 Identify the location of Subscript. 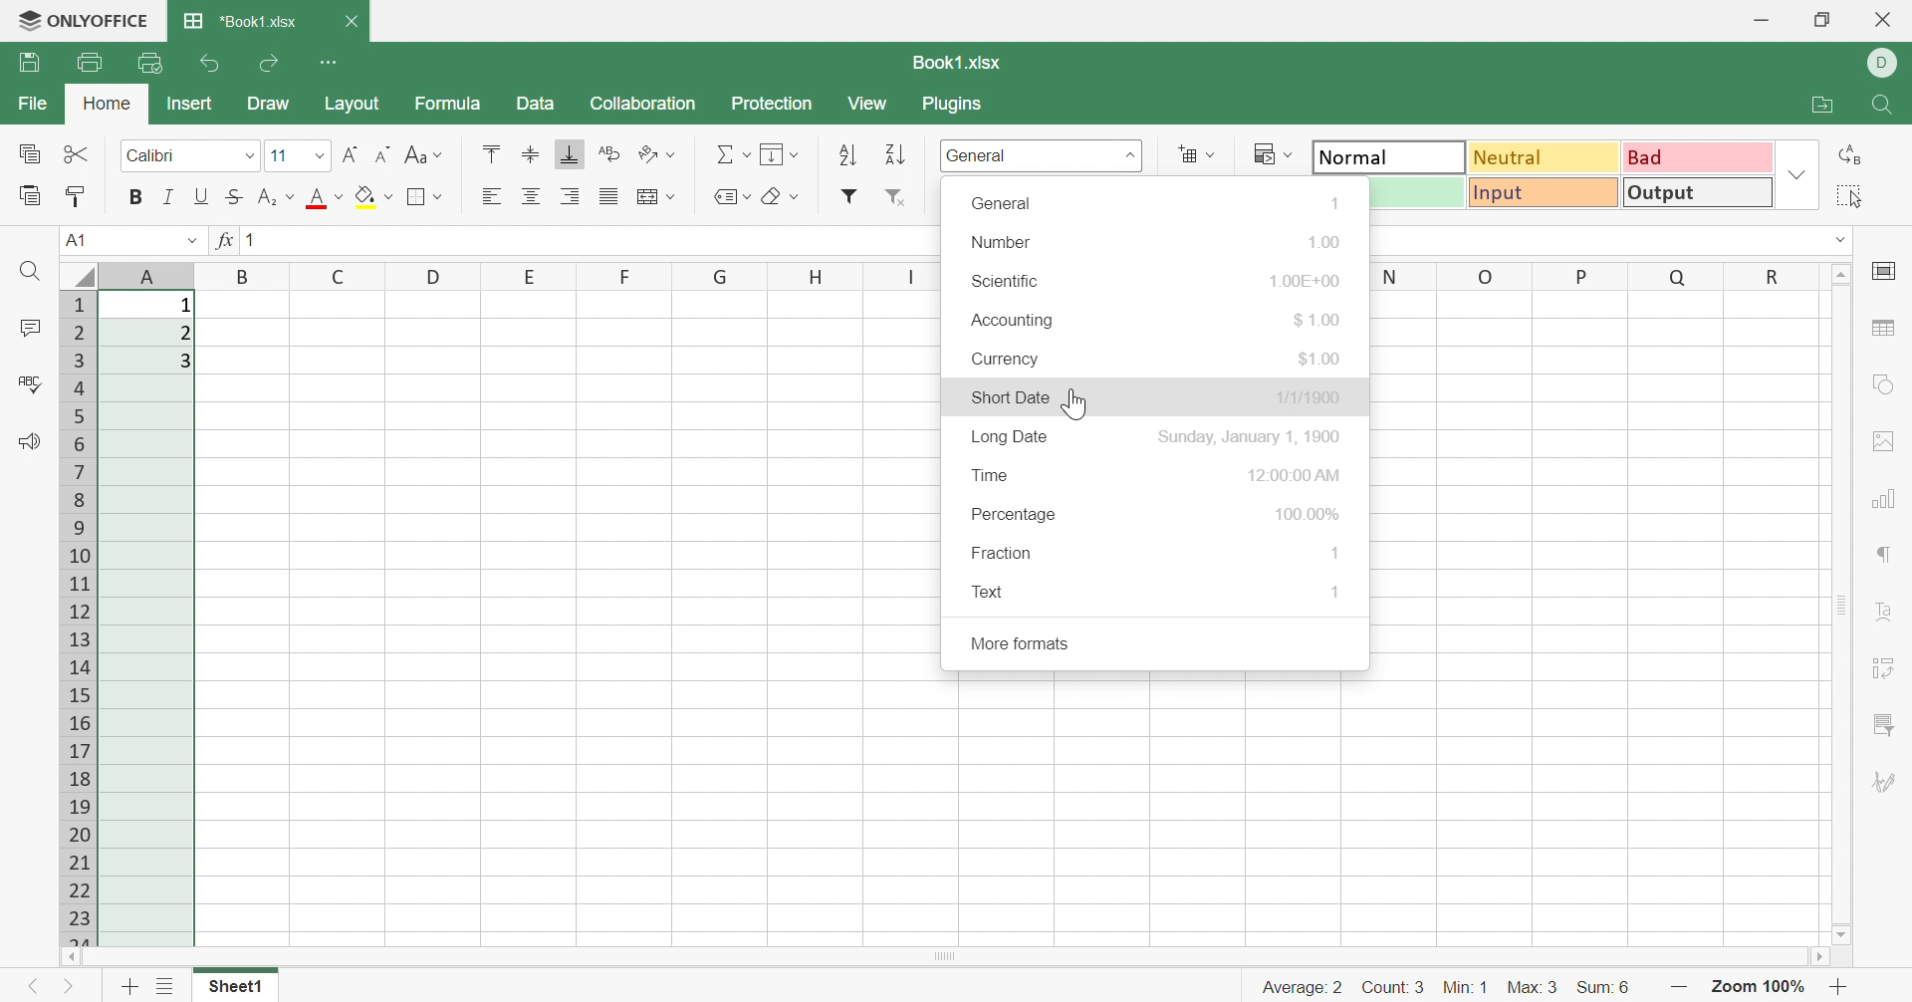
(275, 197).